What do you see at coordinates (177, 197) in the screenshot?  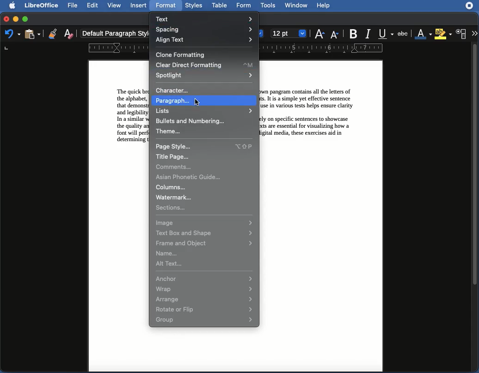 I see `Watermark` at bounding box center [177, 197].